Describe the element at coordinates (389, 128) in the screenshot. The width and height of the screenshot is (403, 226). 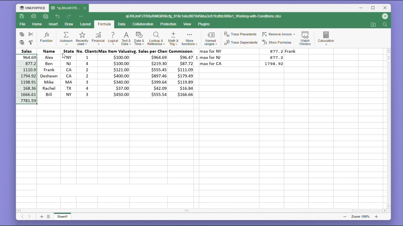
I see `vertical scroll bar` at that location.